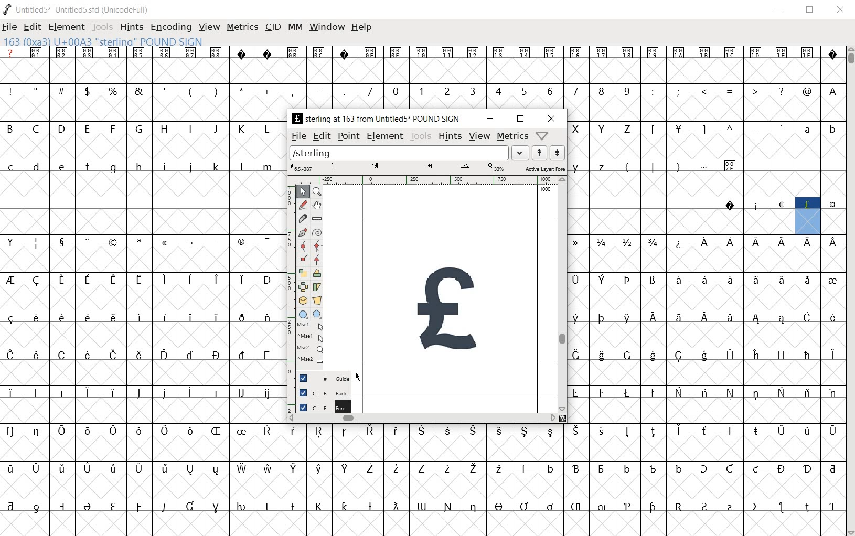 Image resolution: width=855 pixels, height=536 pixels. Describe the element at coordinates (704, 356) in the screenshot. I see `Symbol` at that location.